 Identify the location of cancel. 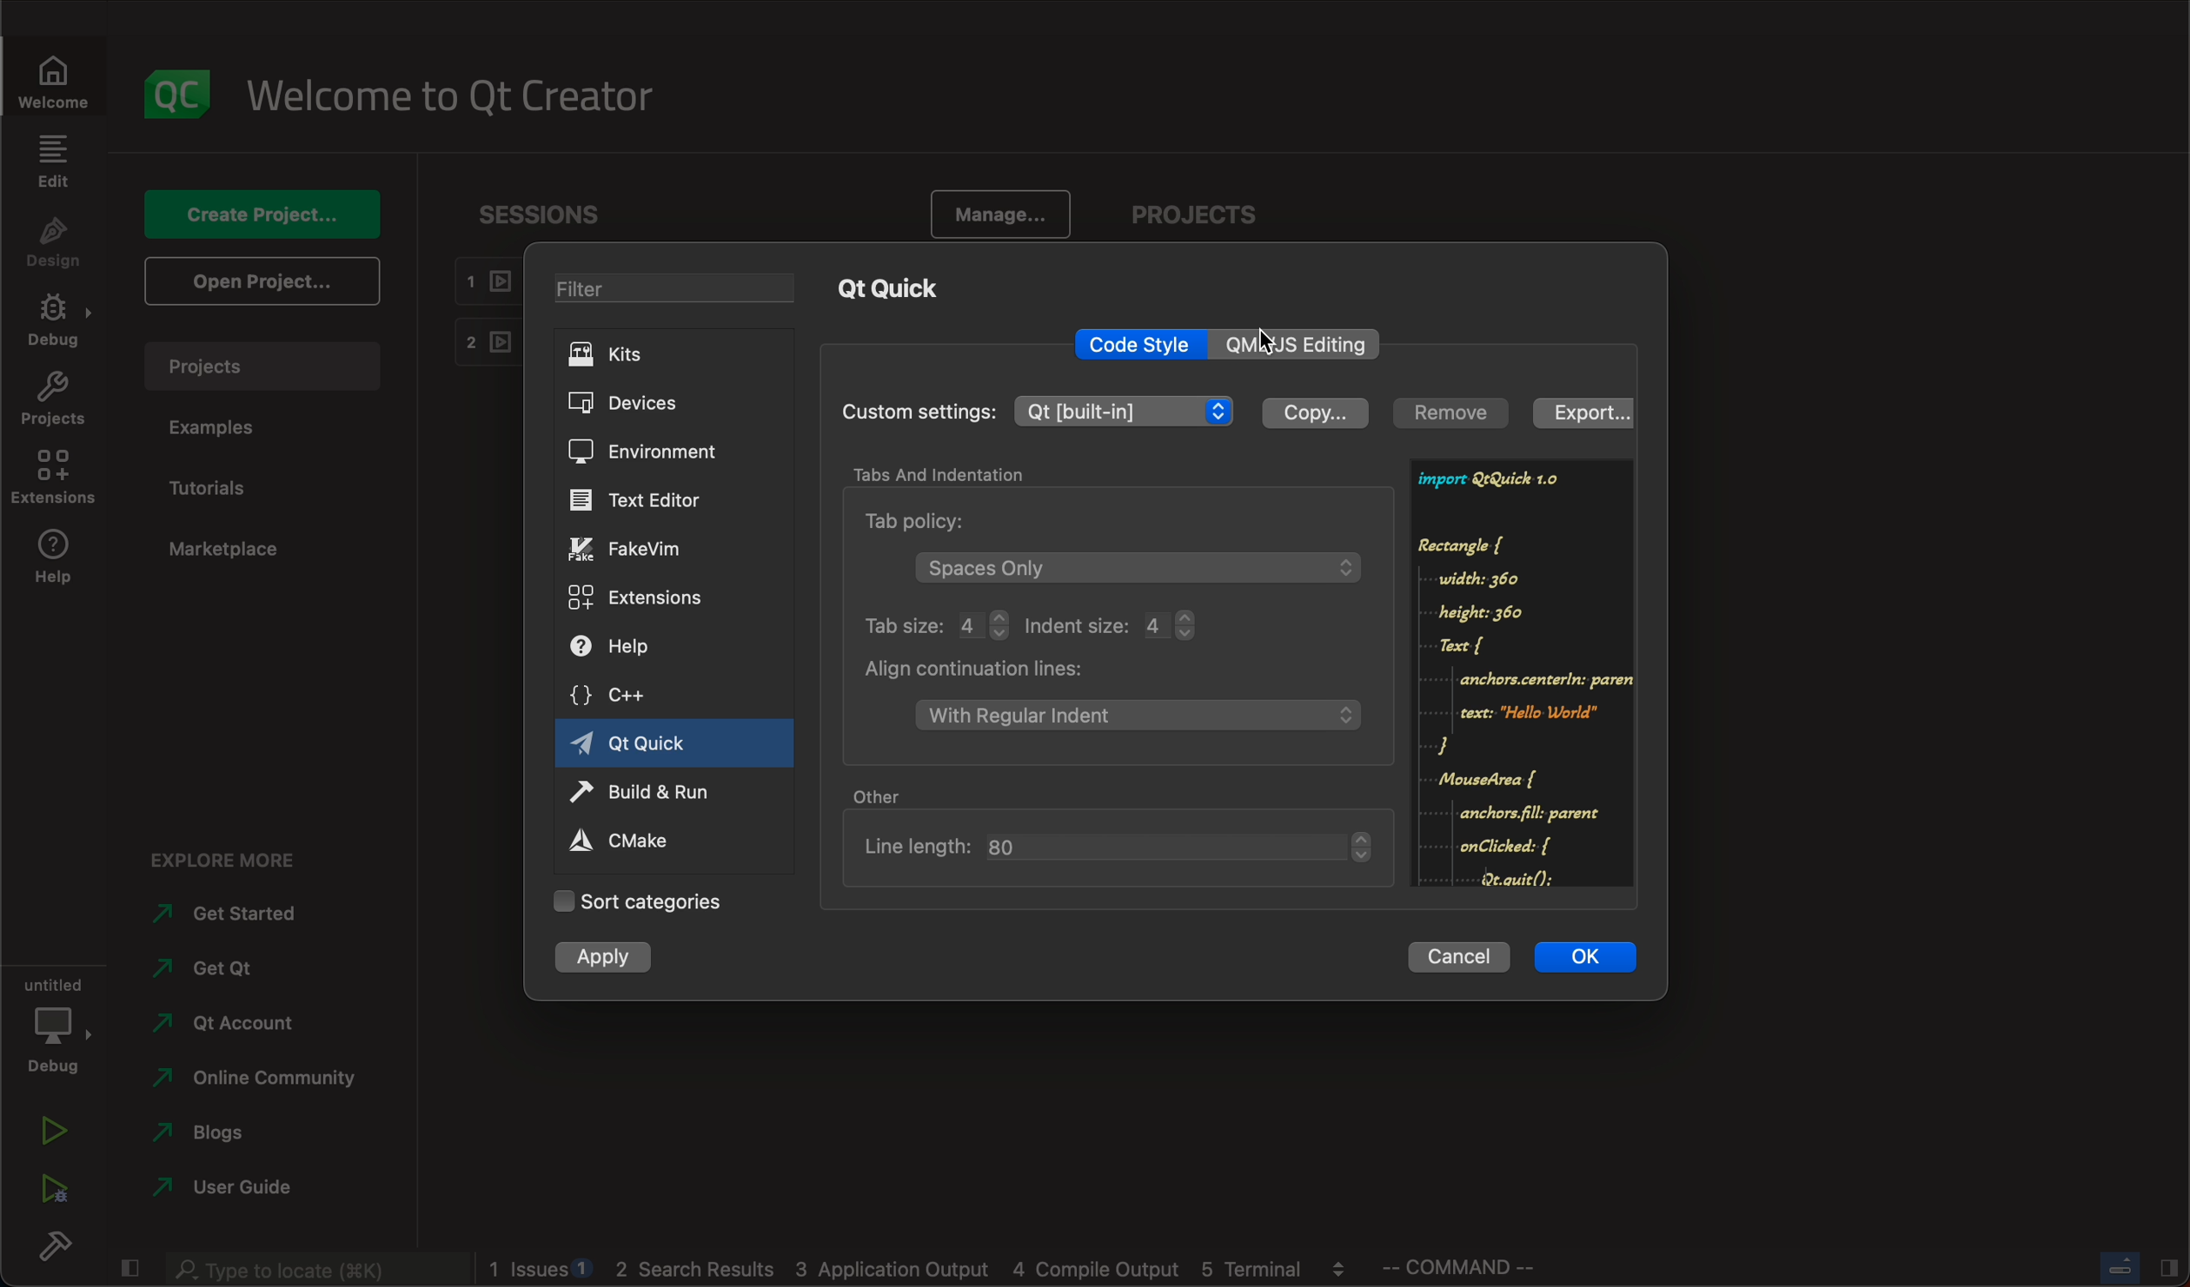
(1463, 957).